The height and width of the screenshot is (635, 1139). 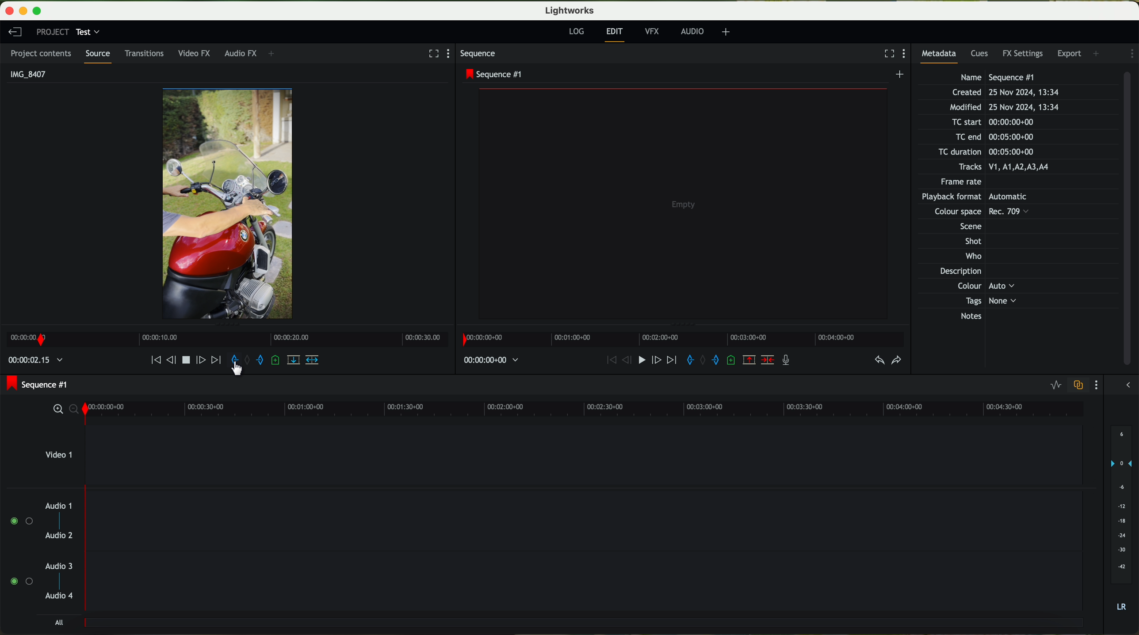 I want to click on create a new sequence, so click(x=900, y=76).